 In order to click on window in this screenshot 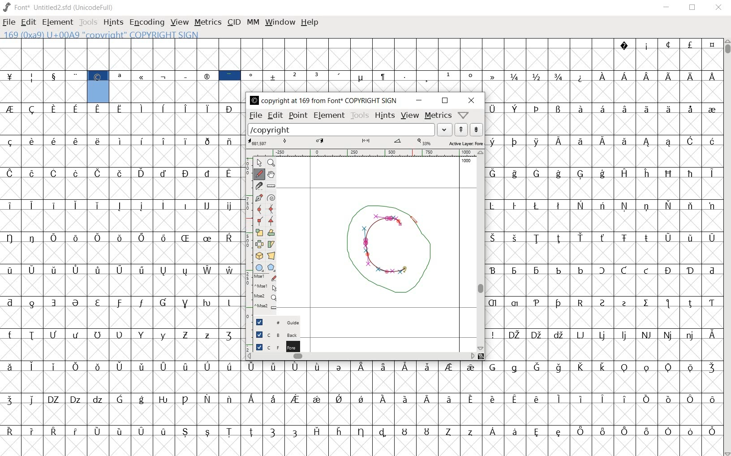, I will do `click(279, 22)`.